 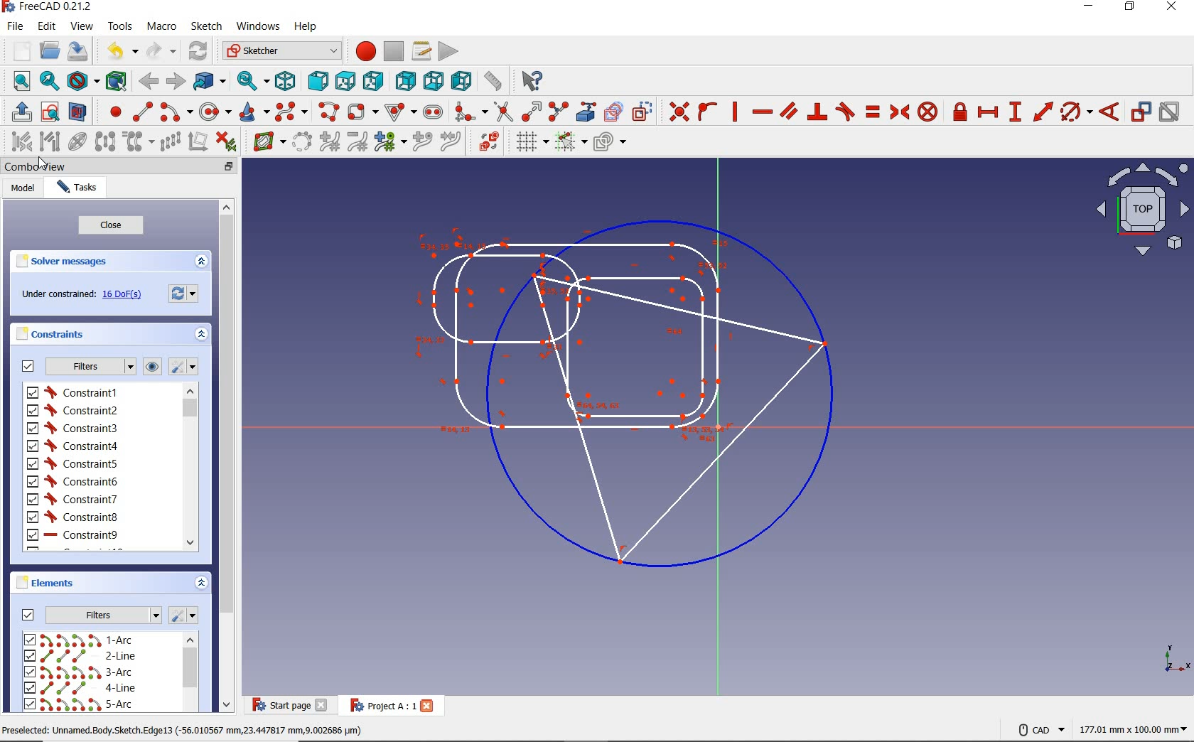 What do you see at coordinates (197, 51) in the screenshot?
I see `reload` at bounding box center [197, 51].